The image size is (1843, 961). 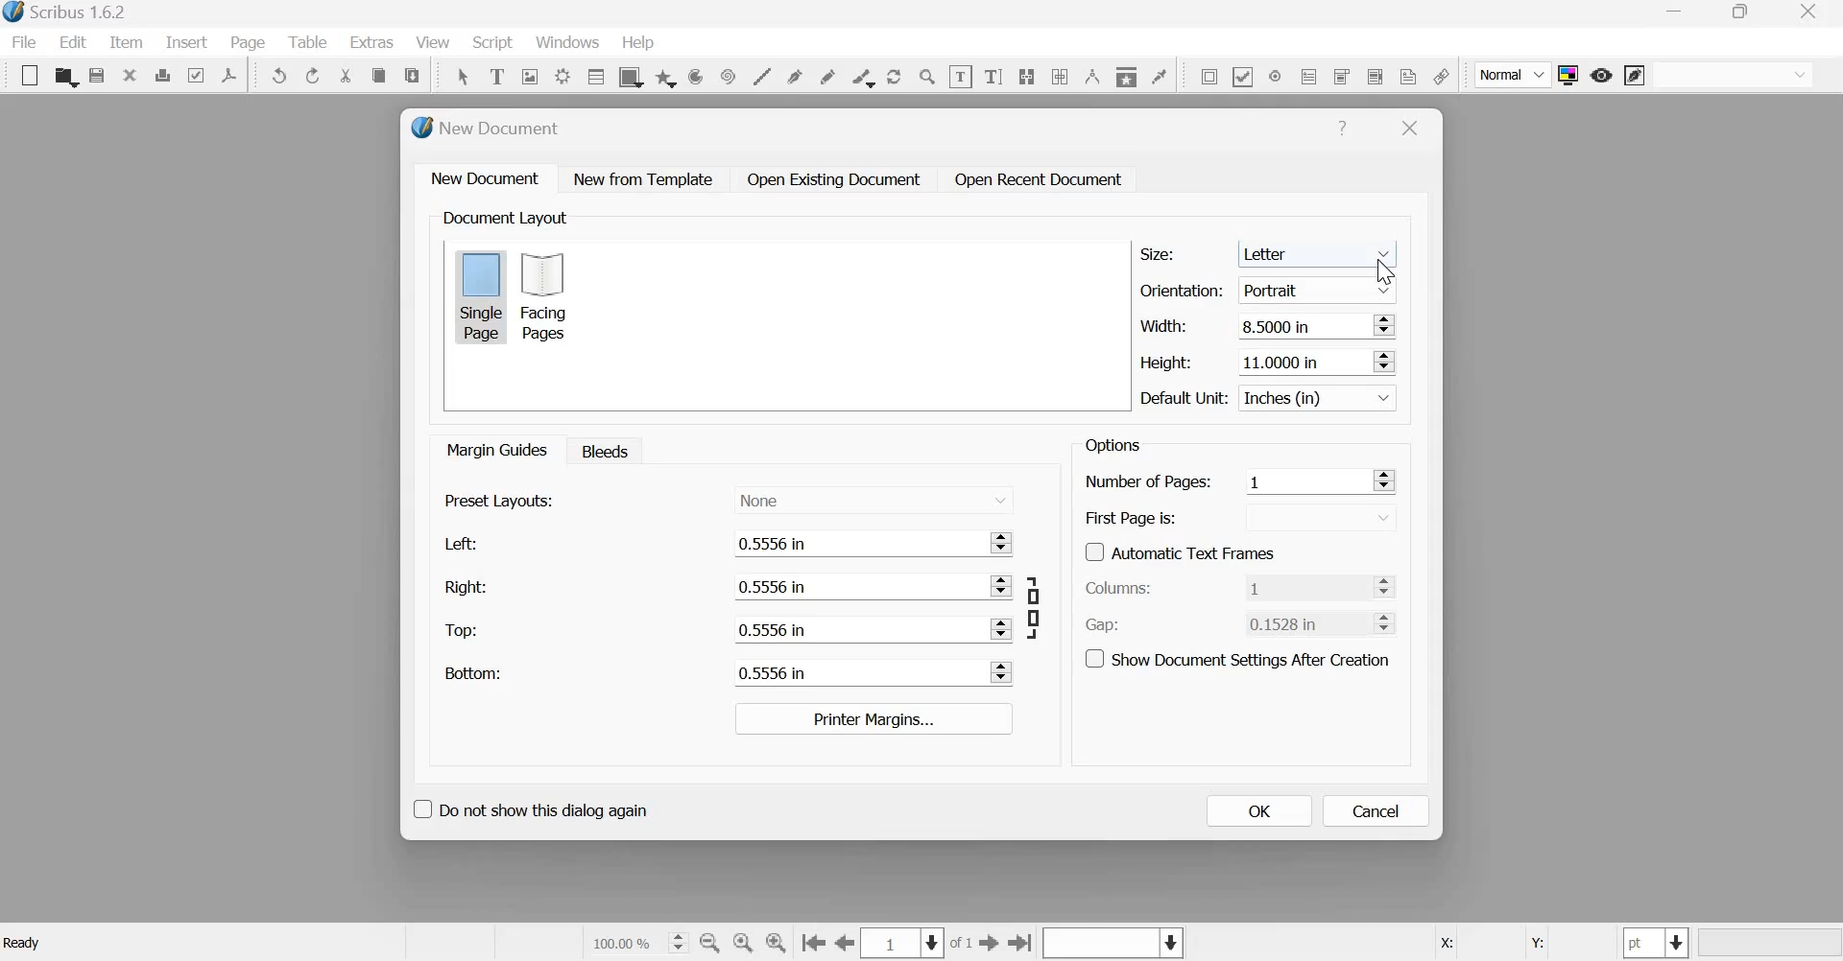 What do you see at coordinates (1389, 586) in the screenshot?
I see `Increase and Decrease` at bounding box center [1389, 586].